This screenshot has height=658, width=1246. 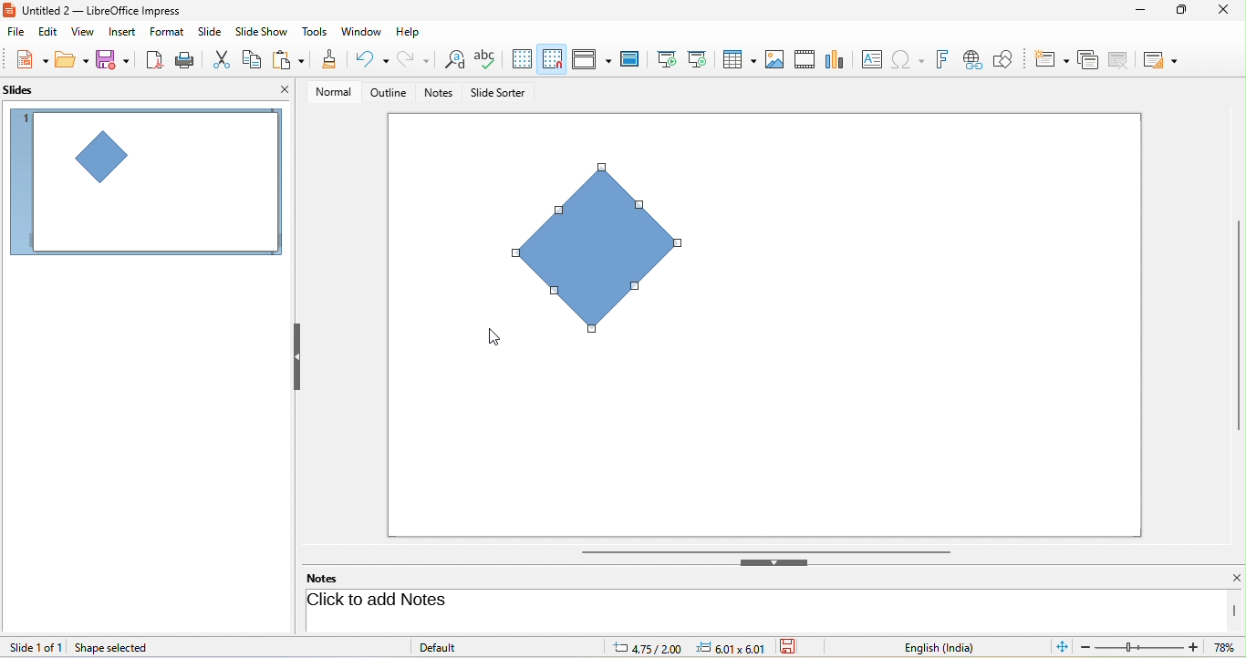 What do you see at coordinates (495, 337) in the screenshot?
I see `cursor movement` at bounding box center [495, 337].